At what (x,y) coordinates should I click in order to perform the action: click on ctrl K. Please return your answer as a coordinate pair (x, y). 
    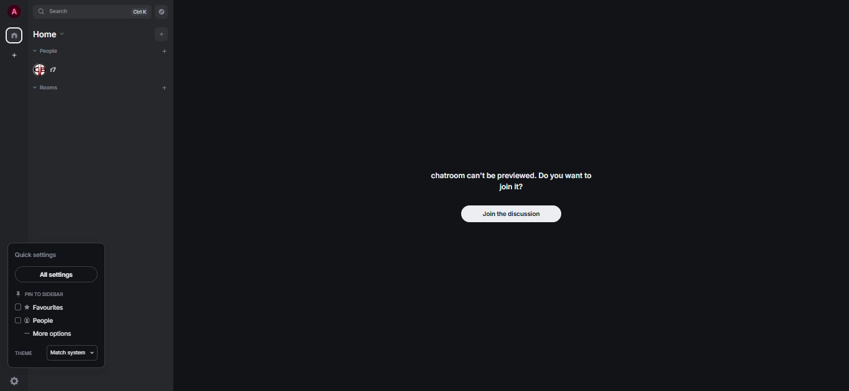
    Looking at the image, I should click on (137, 12).